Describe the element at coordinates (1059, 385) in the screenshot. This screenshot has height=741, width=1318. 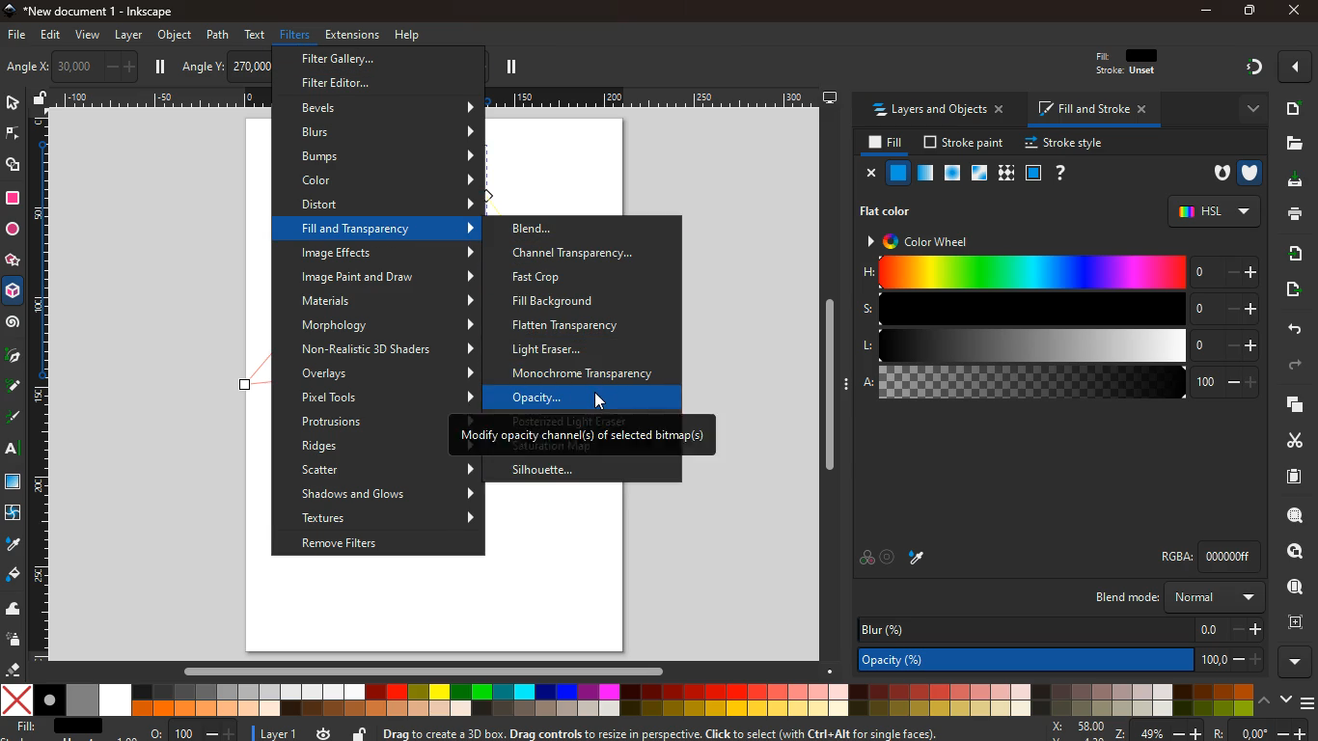
I see `a` at that location.